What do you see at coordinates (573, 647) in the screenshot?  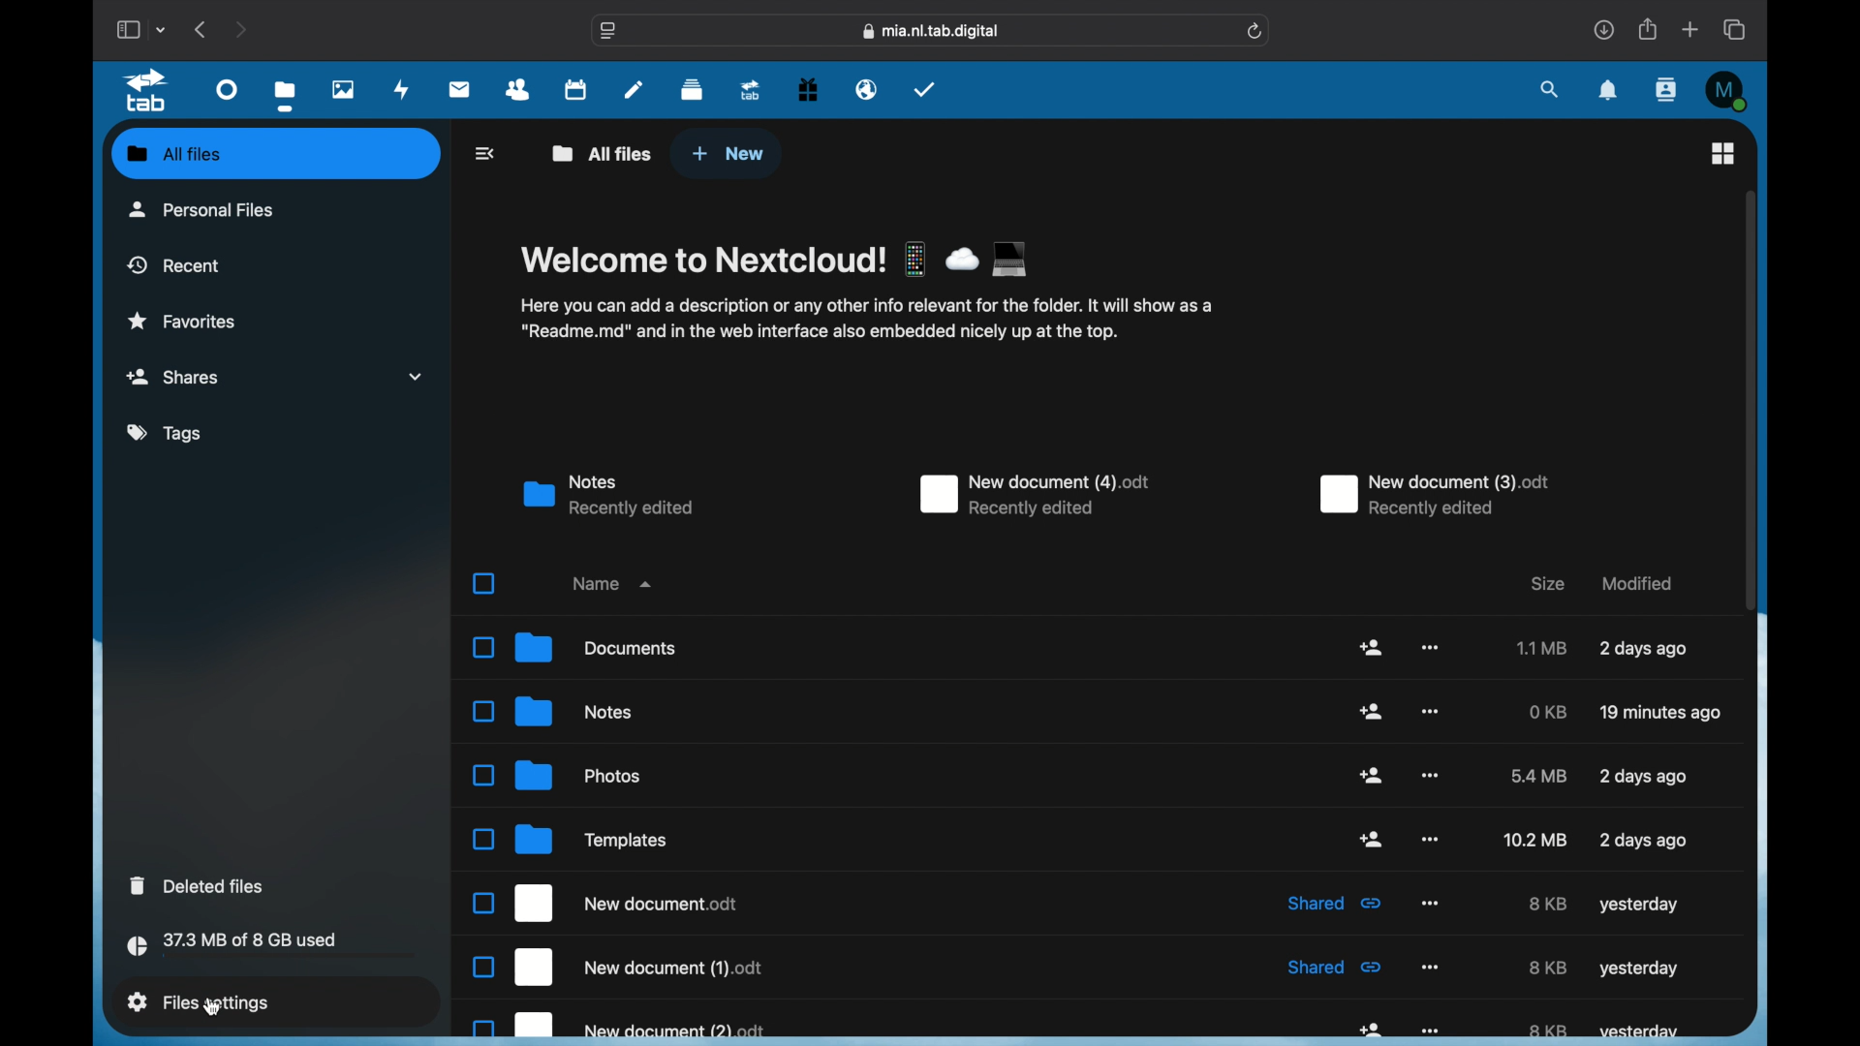 I see `documents` at bounding box center [573, 647].